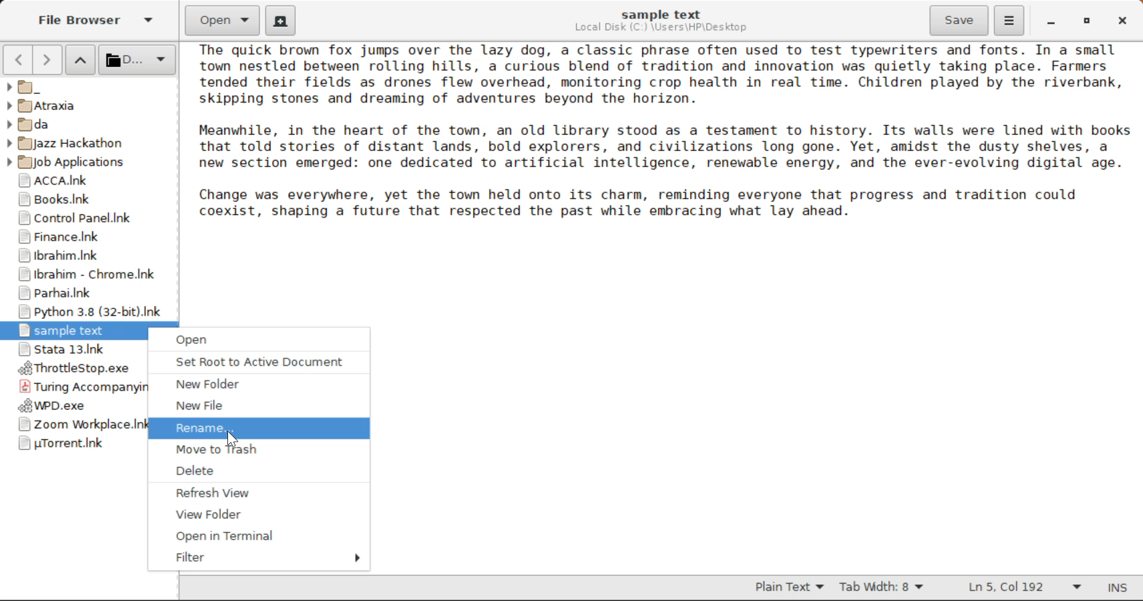  I want to click on Delete, so click(256, 471).